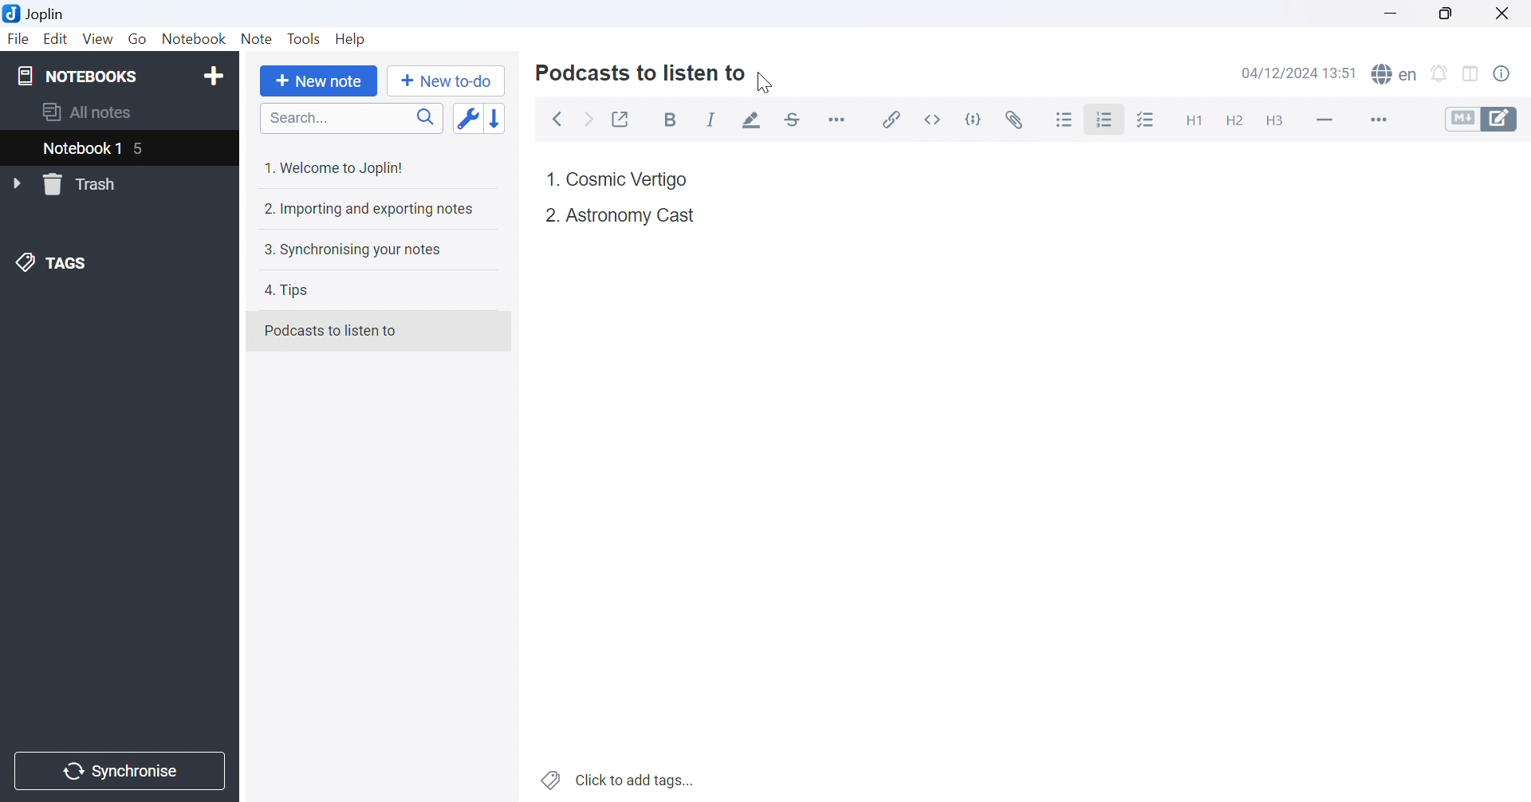 This screenshot has width=1531, height=802. I want to click on Edit, so click(57, 40).